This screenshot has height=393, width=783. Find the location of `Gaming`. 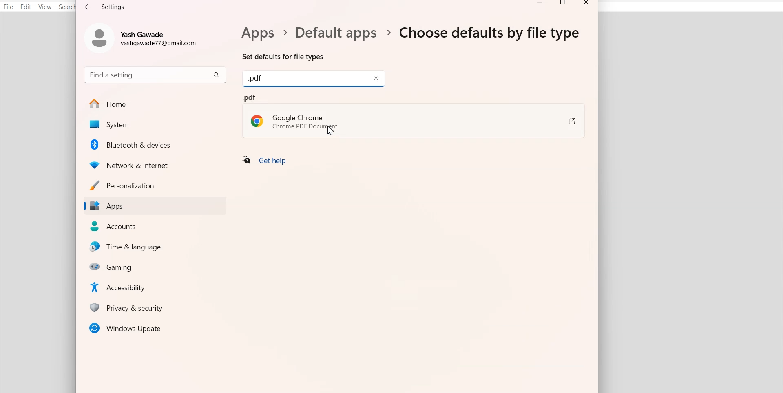

Gaming is located at coordinates (157, 266).